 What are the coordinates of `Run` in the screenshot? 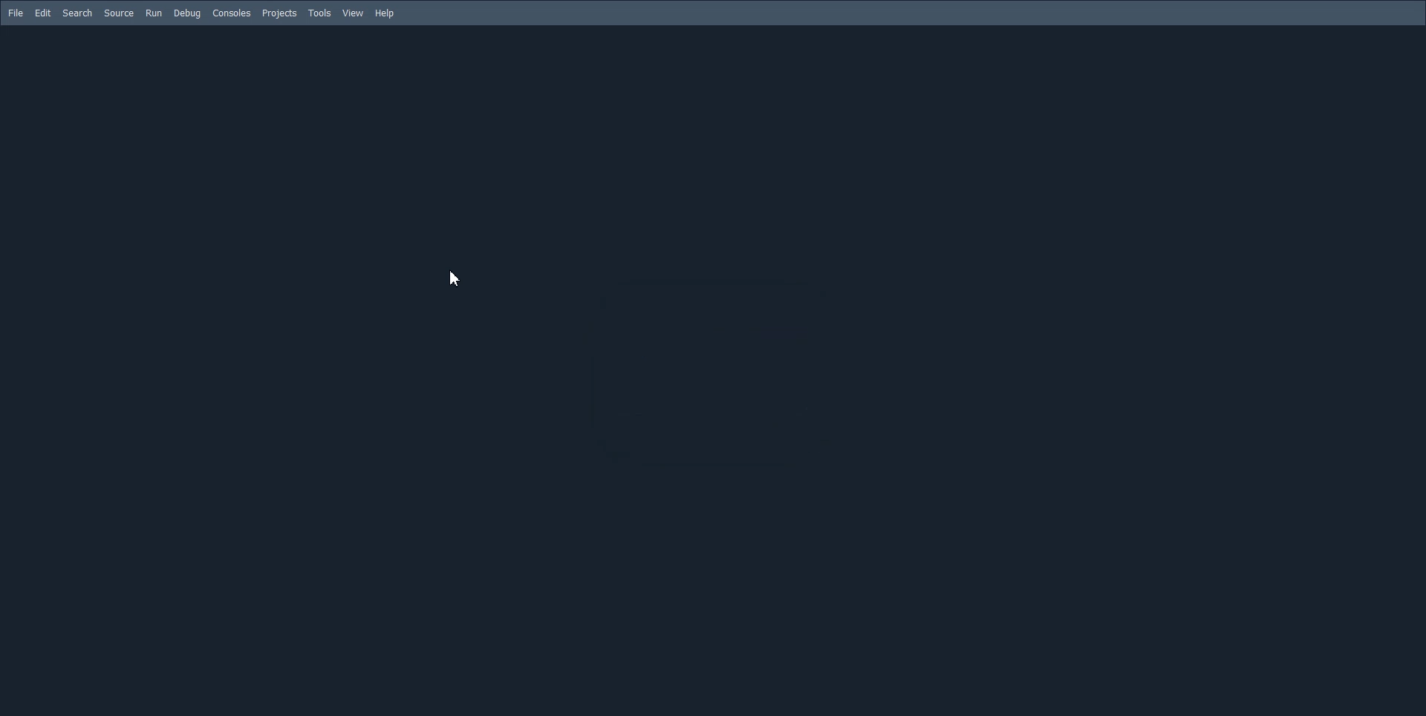 It's located at (154, 13).